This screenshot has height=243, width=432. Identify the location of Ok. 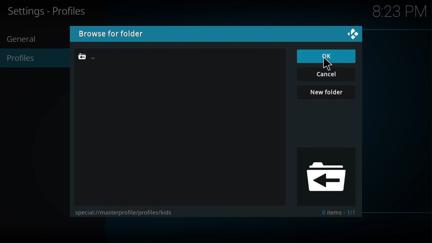
(326, 56).